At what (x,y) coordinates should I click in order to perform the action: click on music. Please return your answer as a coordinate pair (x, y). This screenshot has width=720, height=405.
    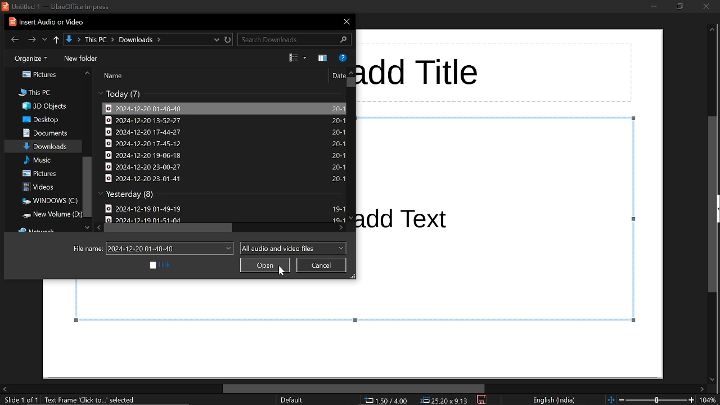
    Looking at the image, I should click on (47, 160).